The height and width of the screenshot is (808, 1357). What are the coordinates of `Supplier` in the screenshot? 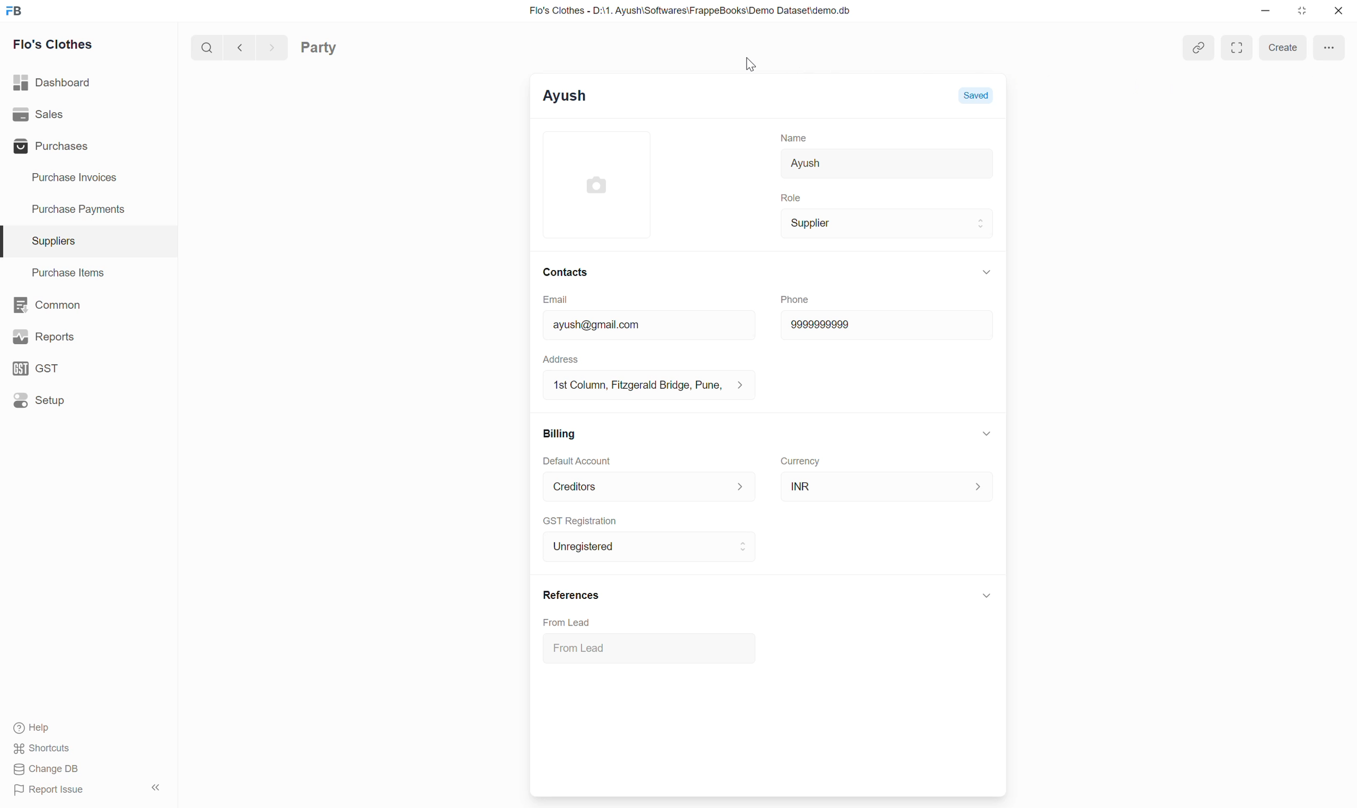 It's located at (887, 223).